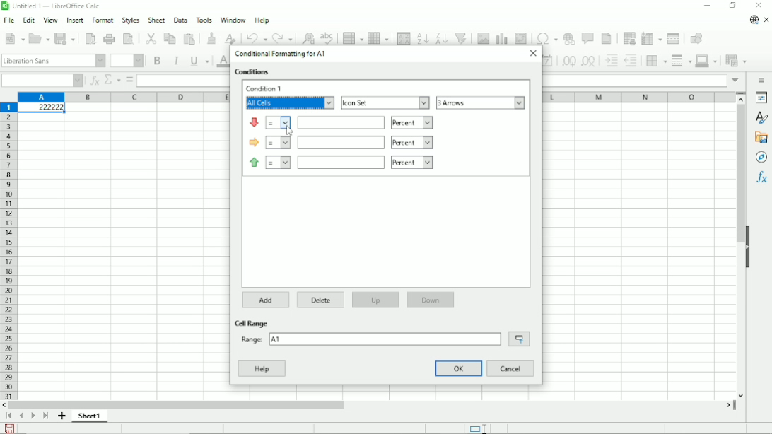 Image resolution: width=772 pixels, height=434 pixels. I want to click on icon condition, so click(317, 142).